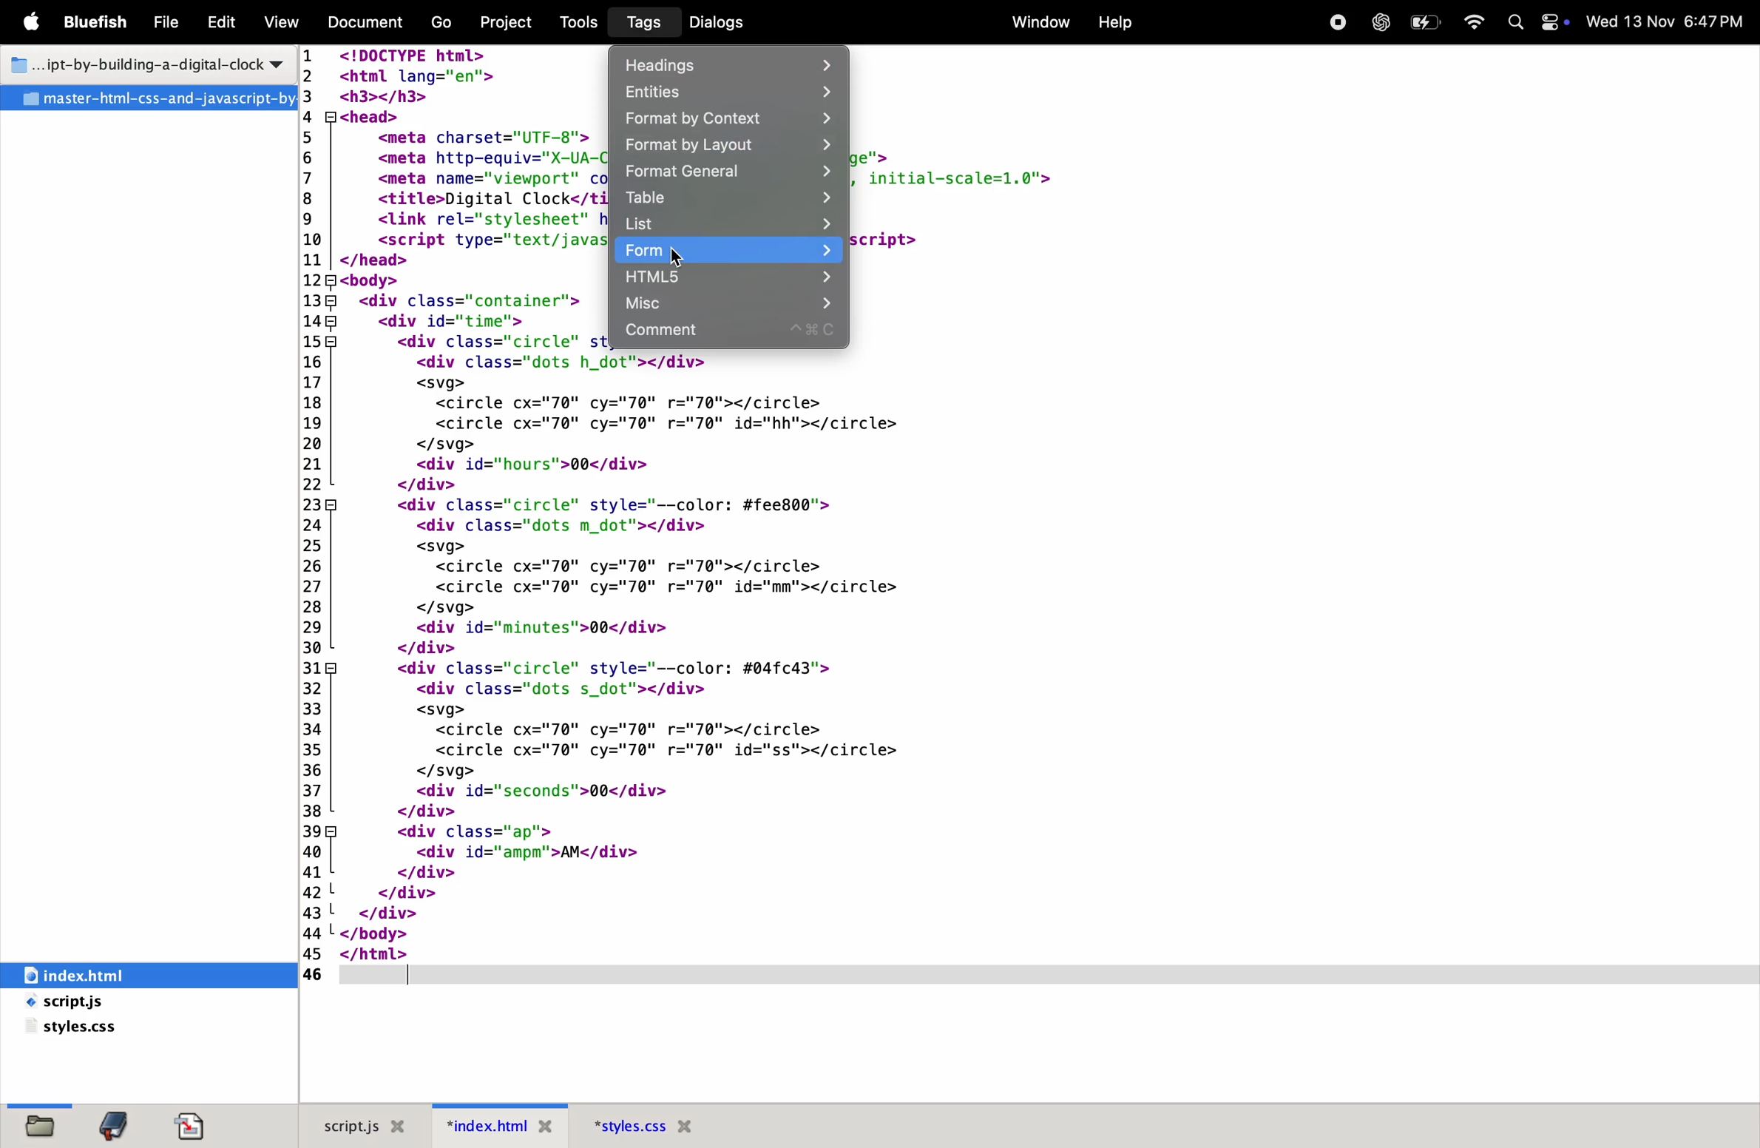 Image resolution: width=1760 pixels, height=1148 pixels. Describe the element at coordinates (1381, 21) in the screenshot. I see `chatGpt` at that location.